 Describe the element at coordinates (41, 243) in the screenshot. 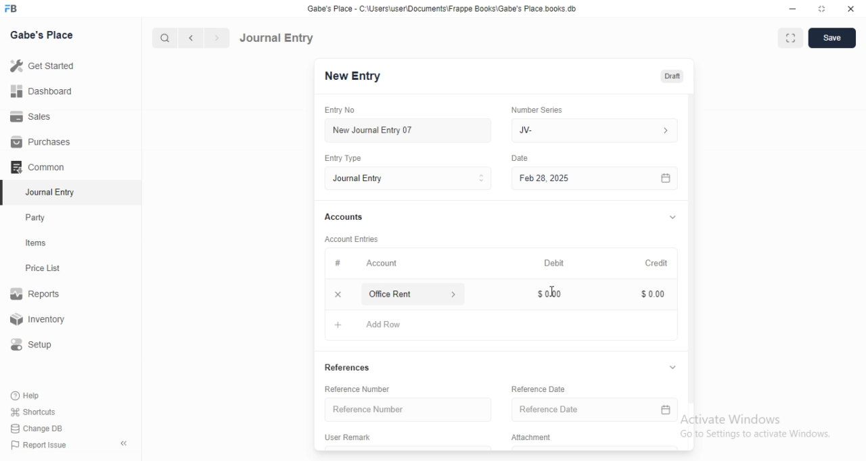

I see `tems` at that location.